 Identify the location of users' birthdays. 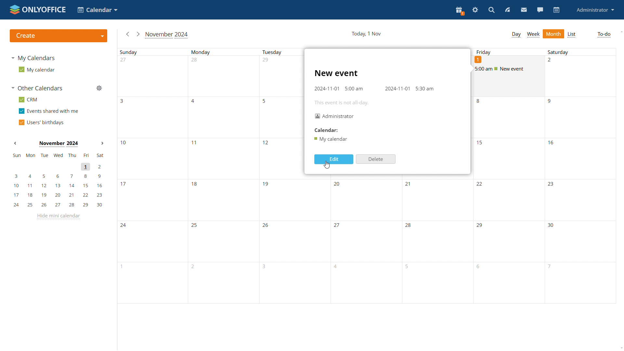
(43, 123).